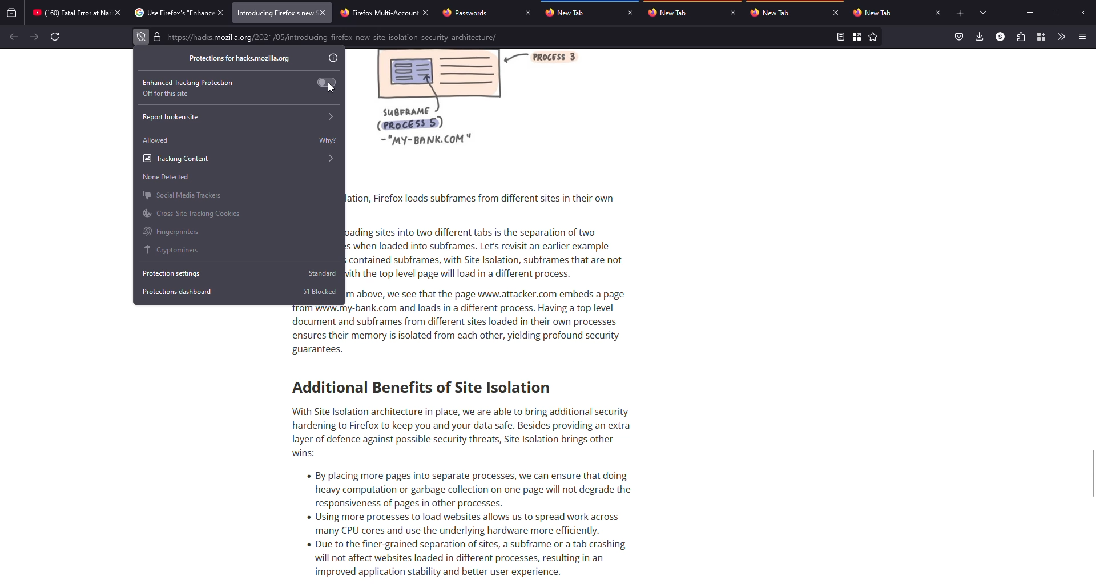 The height and width of the screenshot is (588, 1096). What do you see at coordinates (174, 250) in the screenshot?
I see `cryptominers` at bounding box center [174, 250].